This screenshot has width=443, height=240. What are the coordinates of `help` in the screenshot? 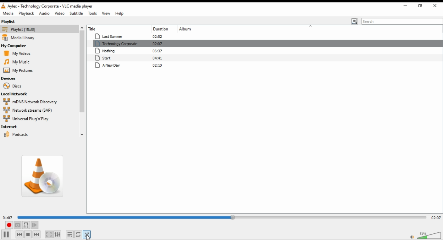 It's located at (120, 13).